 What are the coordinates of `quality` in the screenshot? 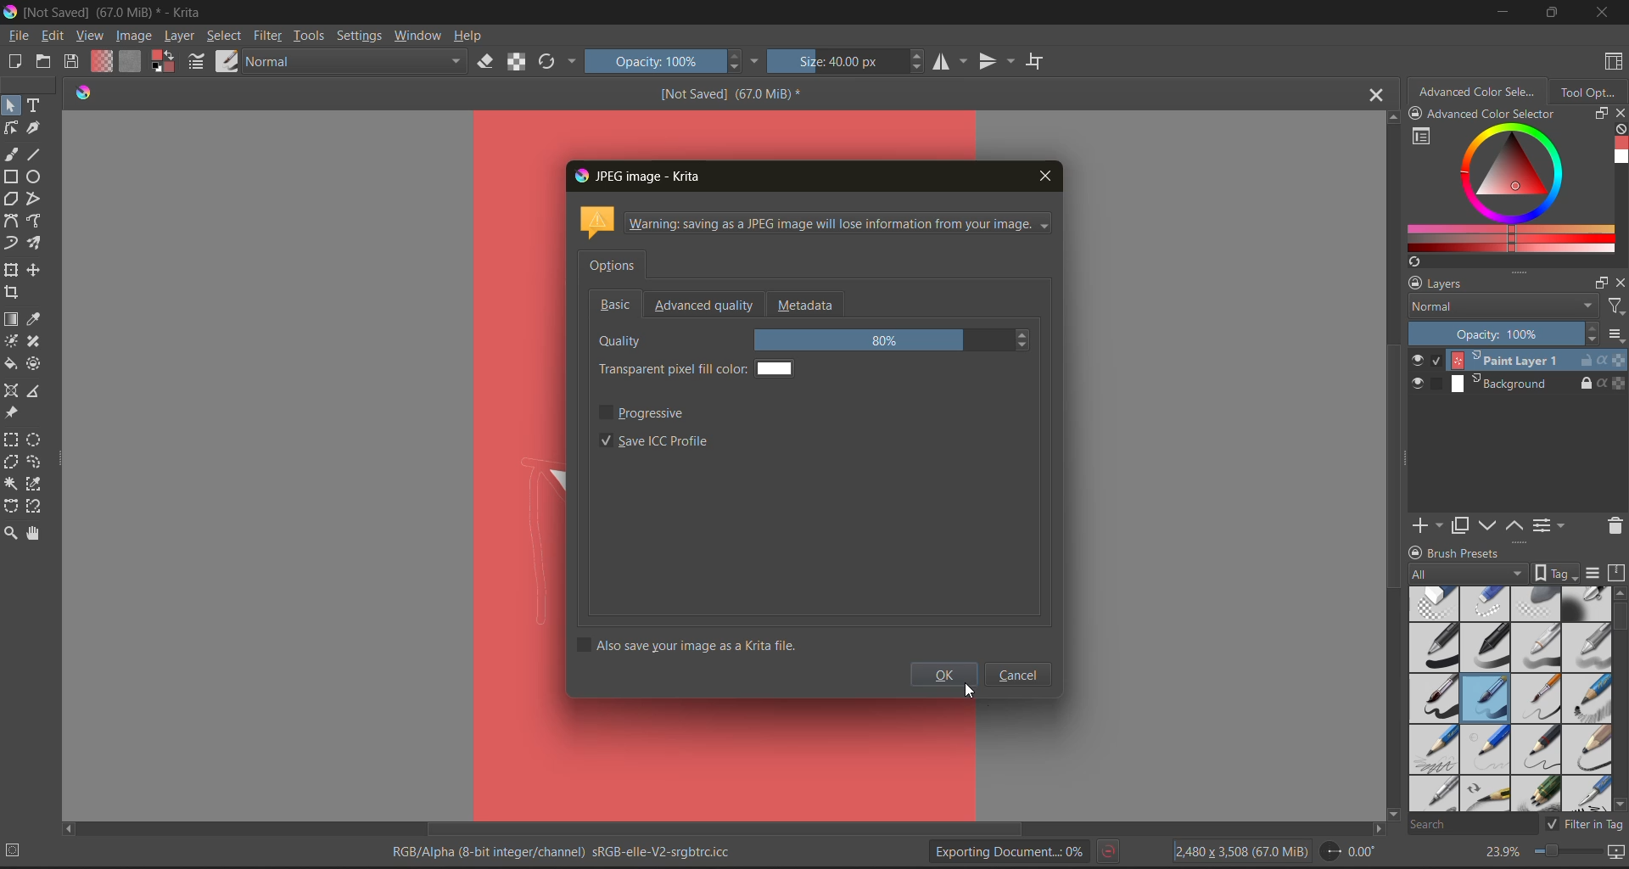 It's located at (811, 339).